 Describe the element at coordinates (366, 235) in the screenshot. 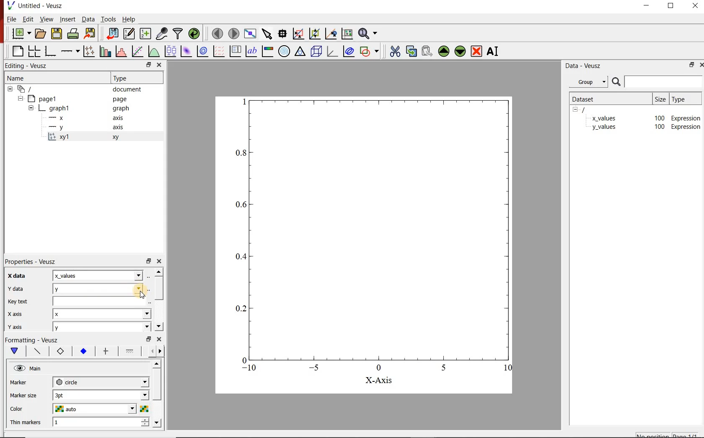

I see `graph` at that location.